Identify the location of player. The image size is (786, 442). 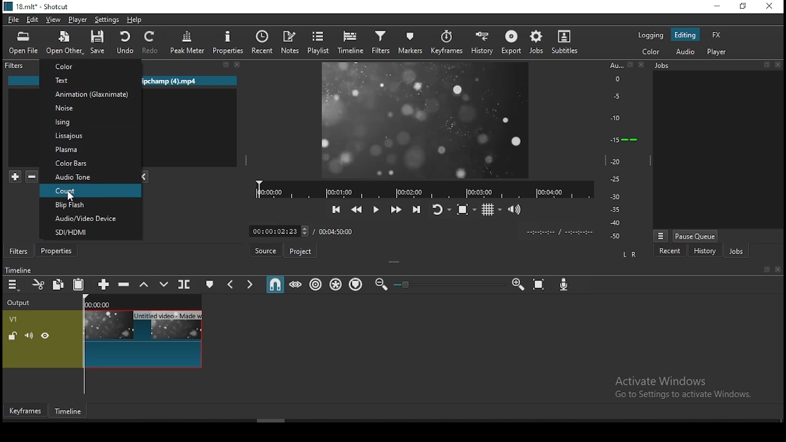
(718, 53).